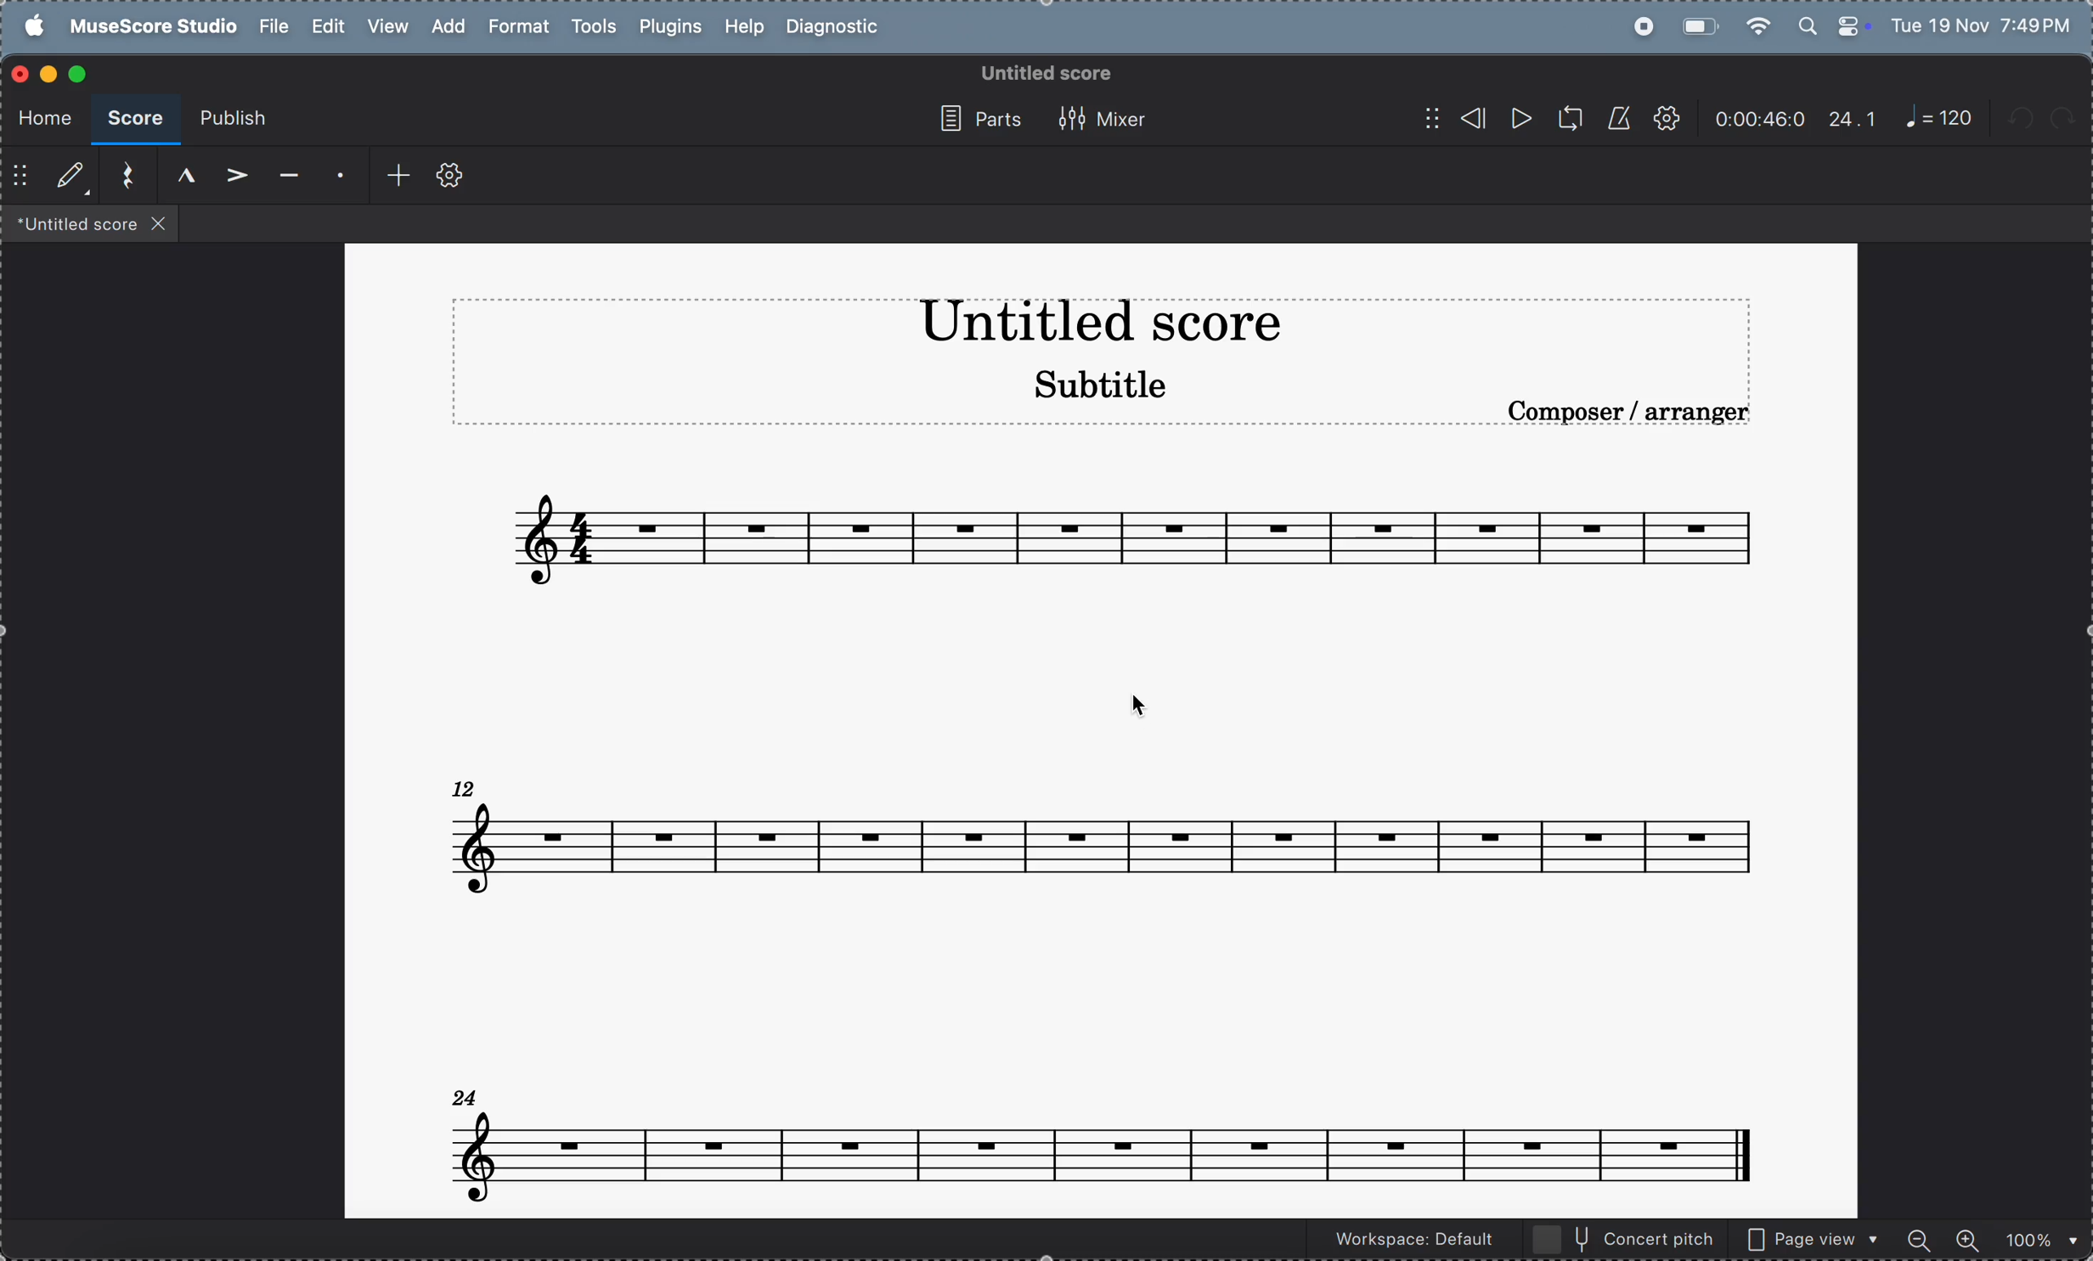  What do you see at coordinates (1760, 118) in the screenshot?
I see `timeframe` at bounding box center [1760, 118].